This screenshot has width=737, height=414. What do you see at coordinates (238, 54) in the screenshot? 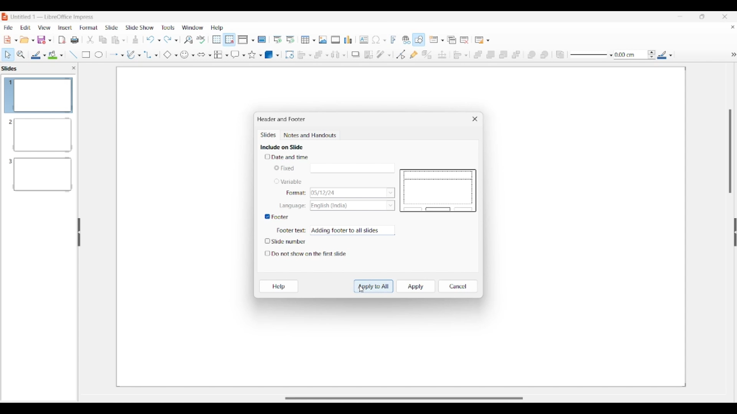
I see `Callout shape options` at bounding box center [238, 54].